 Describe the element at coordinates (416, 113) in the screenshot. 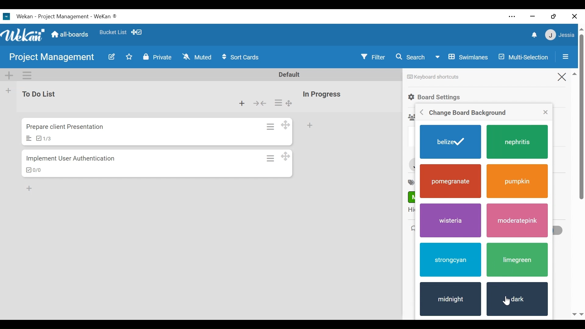

I see `Go back` at that location.